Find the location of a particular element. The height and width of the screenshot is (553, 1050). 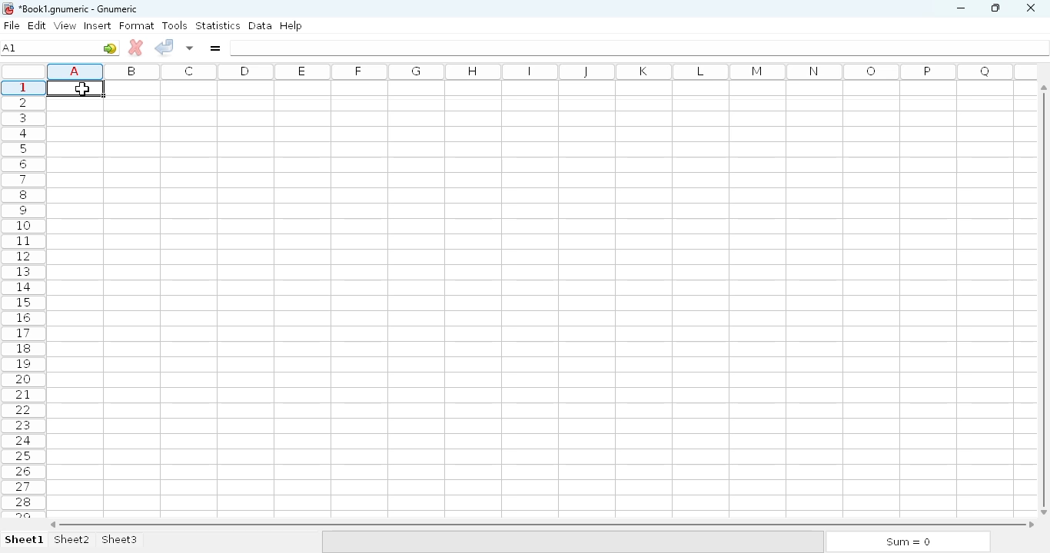

column is located at coordinates (537, 71).